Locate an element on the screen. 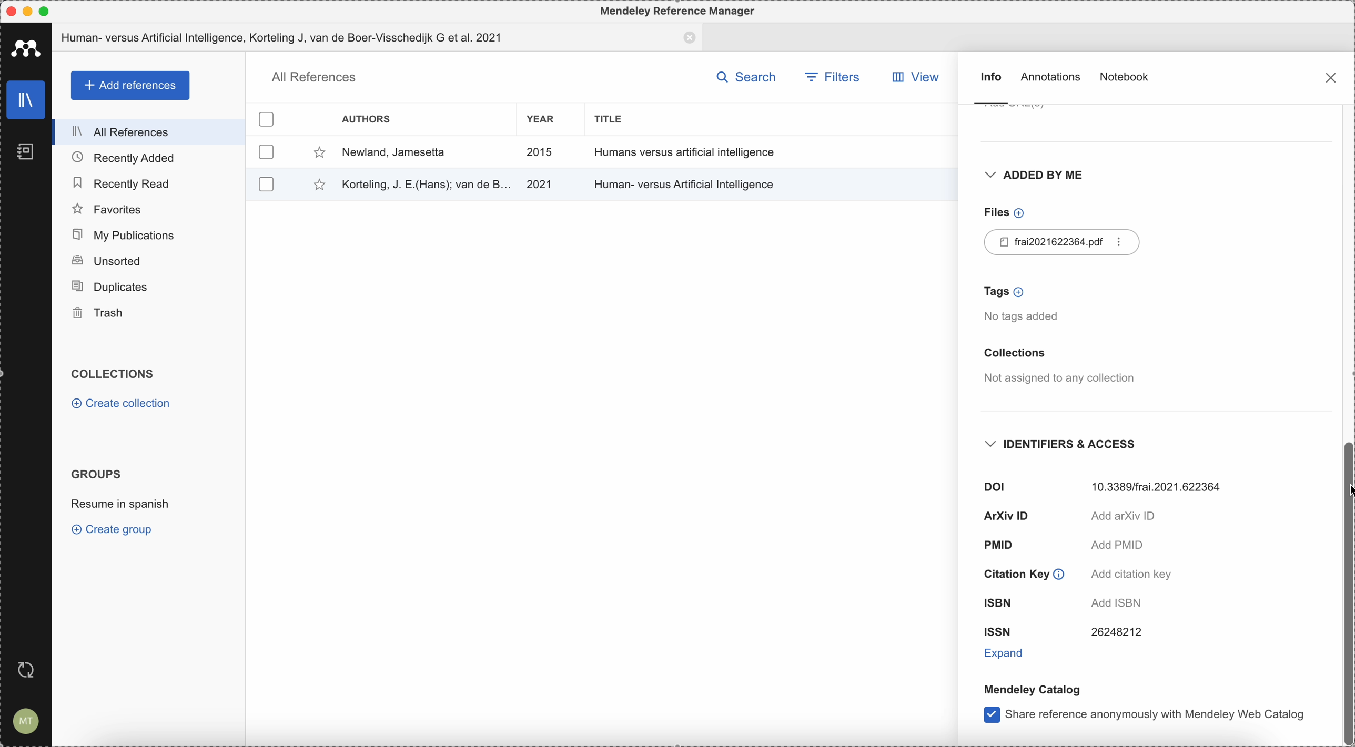 The height and width of the screenshot is (747, 1355). unsorted is located at coordinates (148, 262).